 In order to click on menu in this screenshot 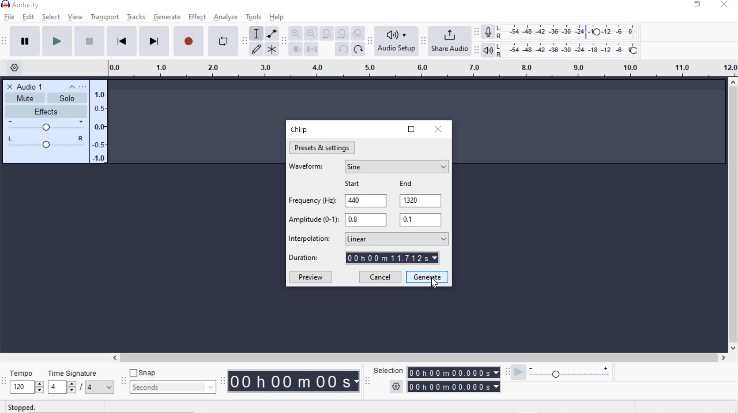, I will do `click(101, 122)`.